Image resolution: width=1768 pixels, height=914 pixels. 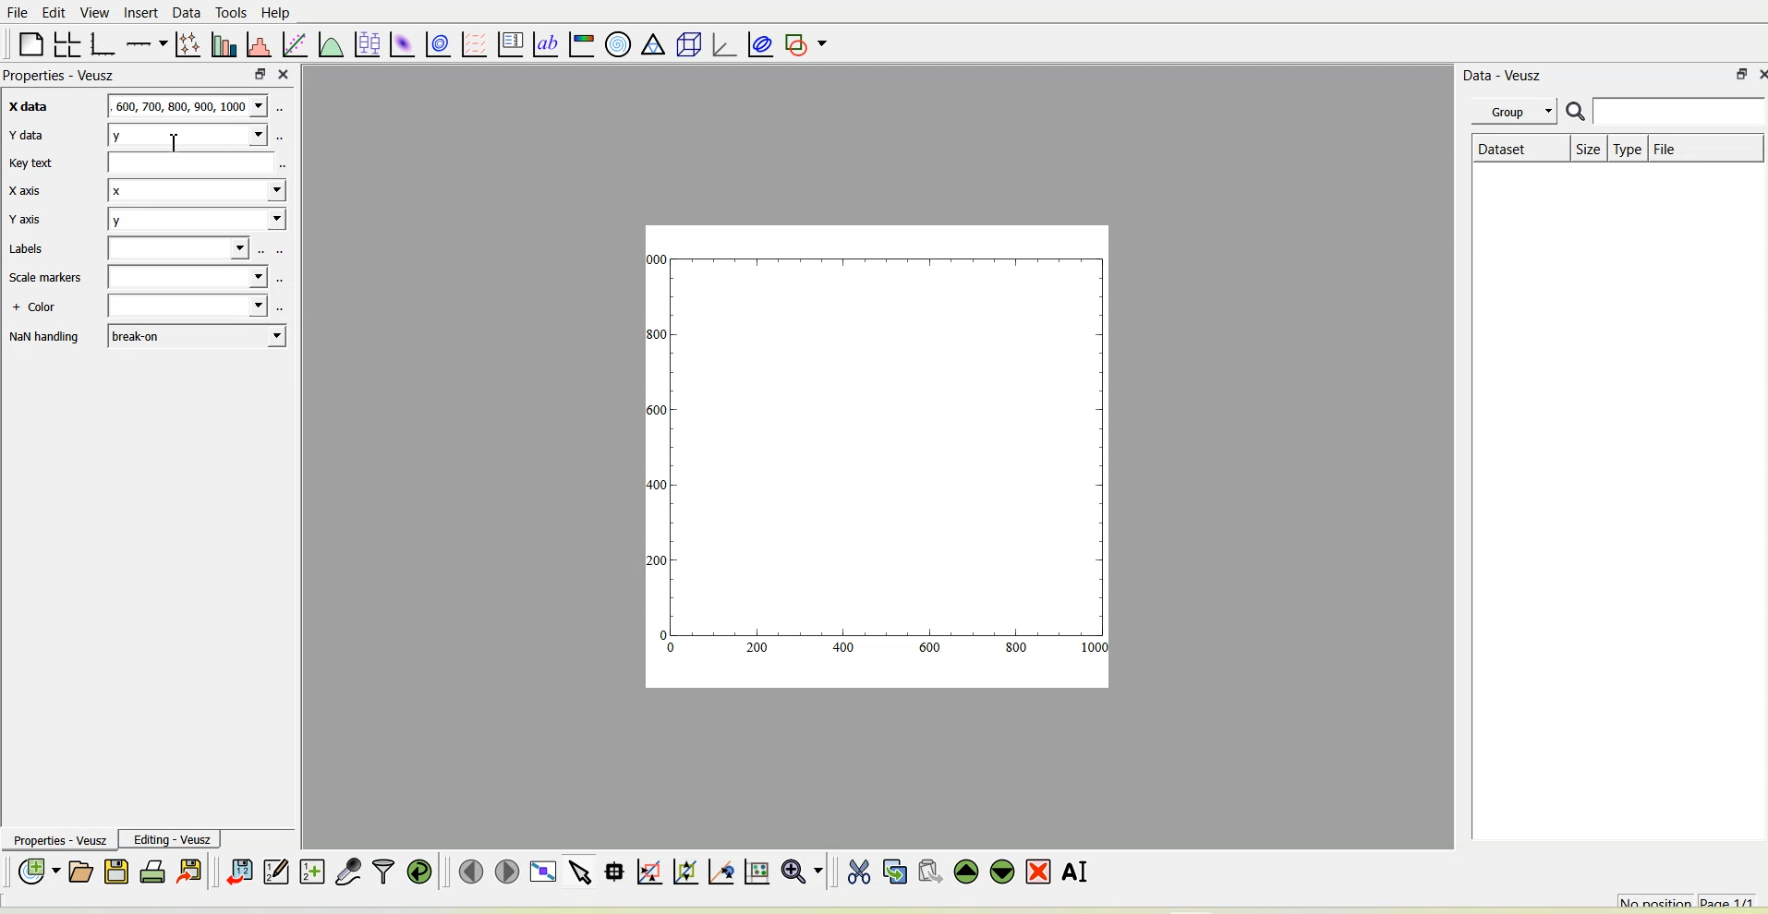 I want to click on Edit, so click(x=54, y=14).